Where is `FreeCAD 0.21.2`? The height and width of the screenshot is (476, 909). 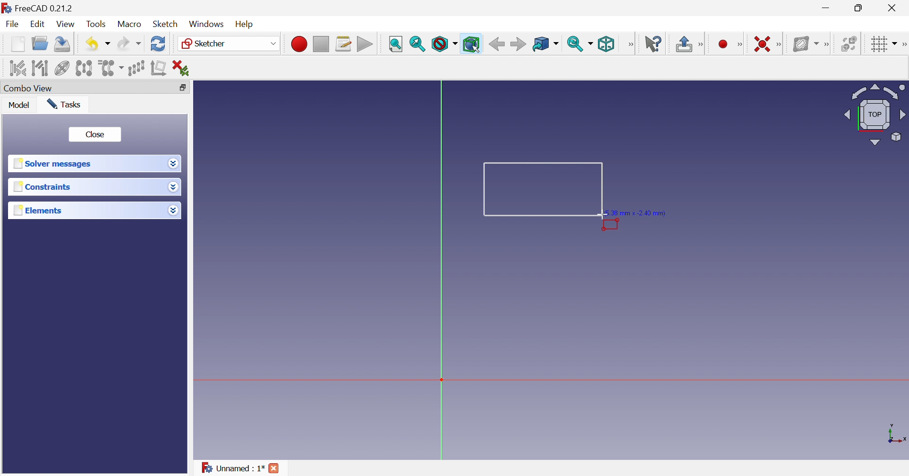 FreeCAD 0.21.2 is located at coordinates (45, 8).